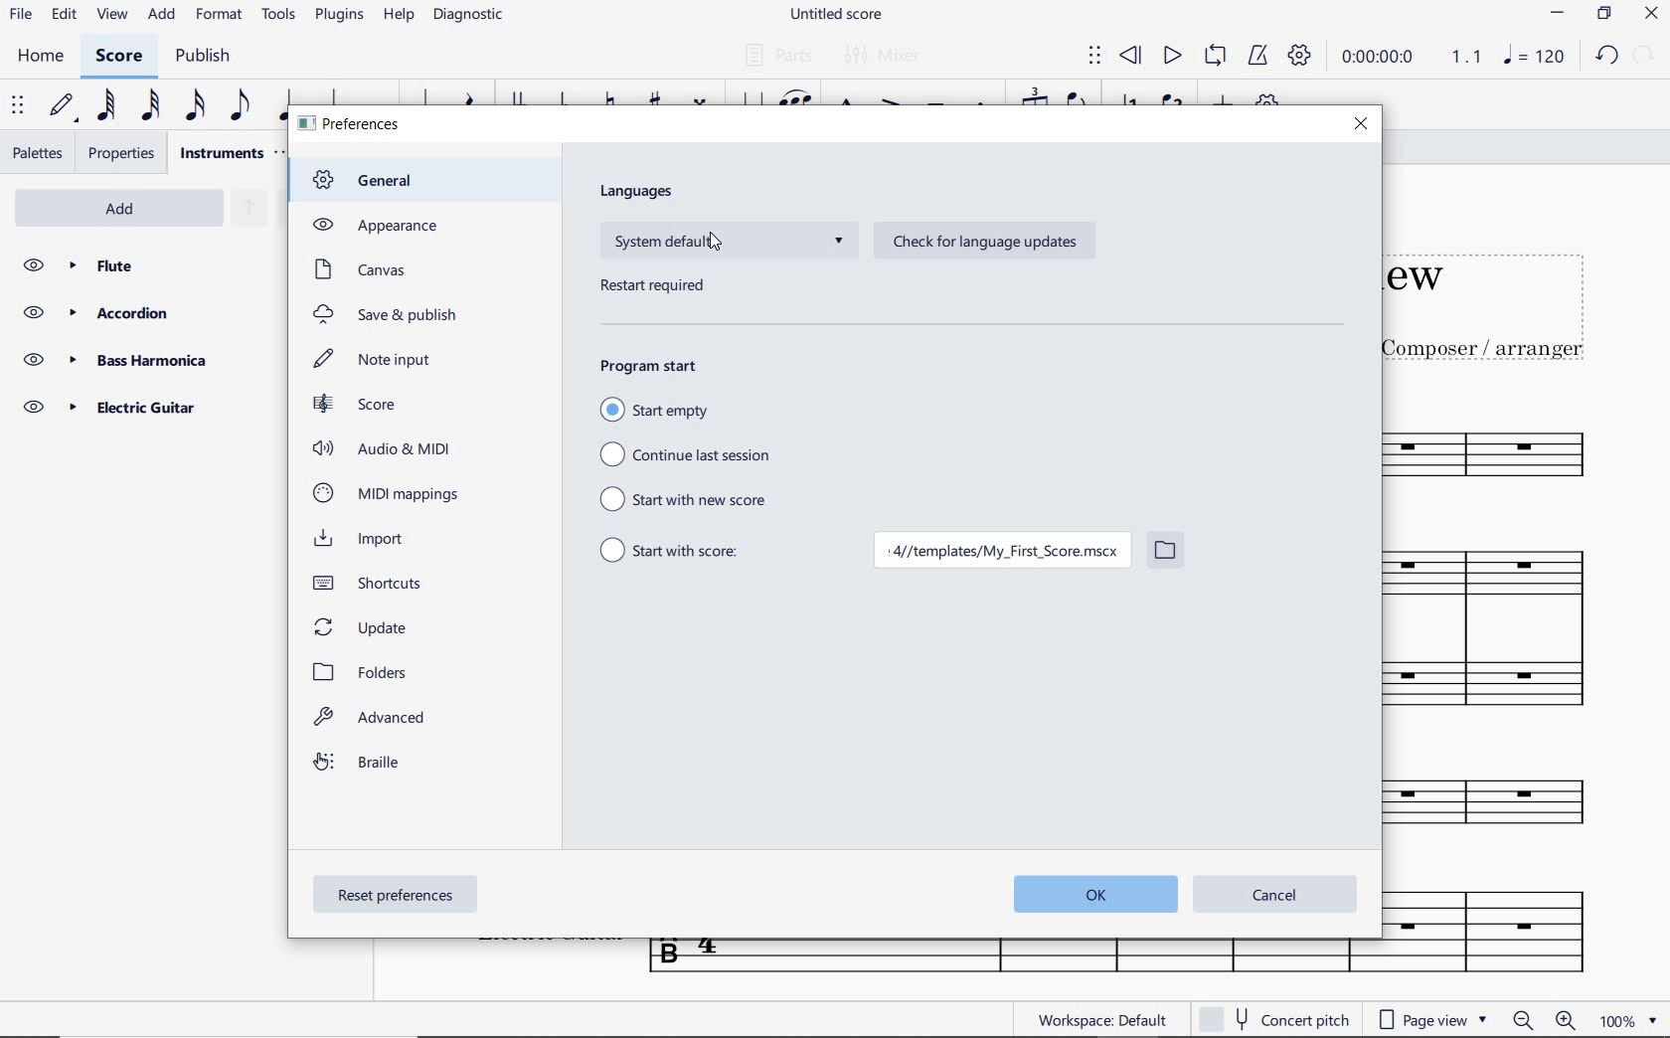  I want to click on accordion, so click(143, 313).